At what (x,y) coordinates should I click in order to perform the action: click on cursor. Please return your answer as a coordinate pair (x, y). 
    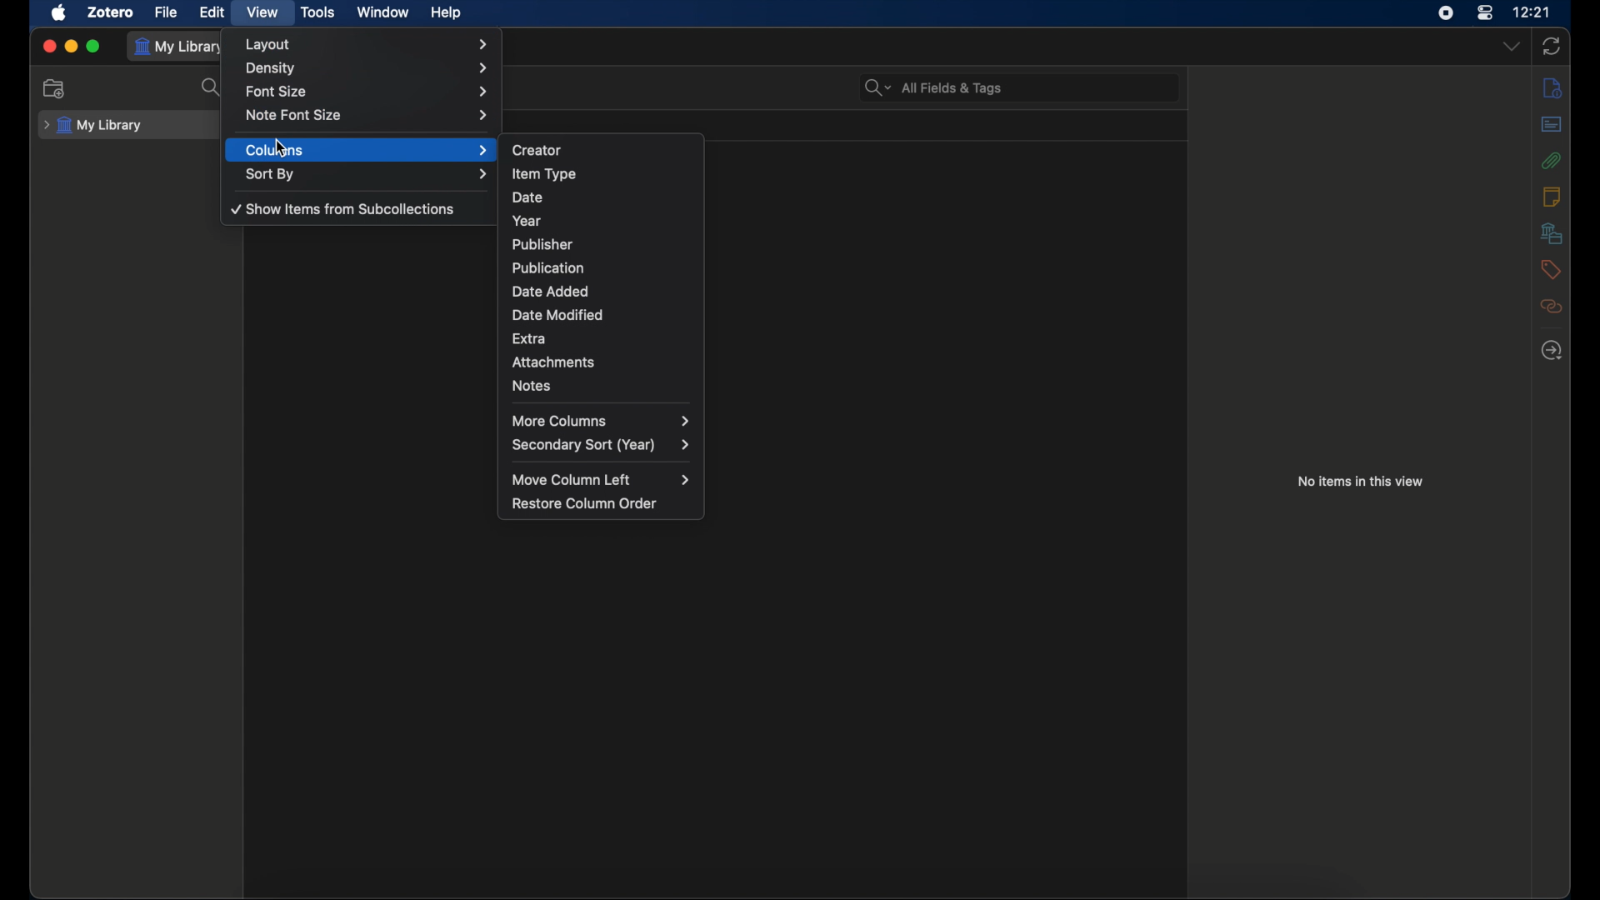
    Looking at the image, I should click on (282, 147).